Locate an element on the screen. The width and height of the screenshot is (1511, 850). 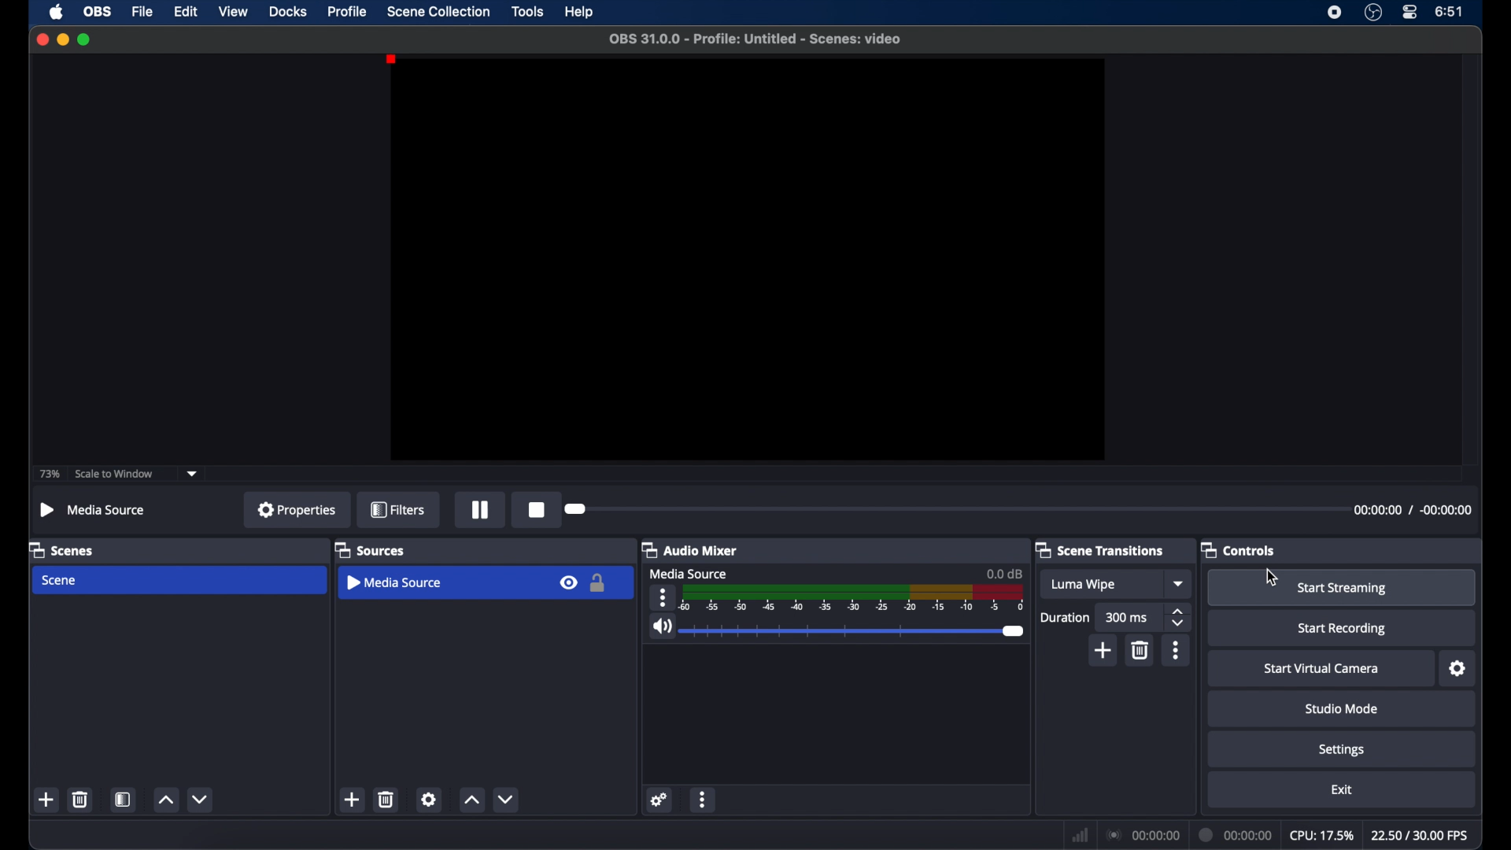
stepper buttons is located at coordinates (1179, 617).